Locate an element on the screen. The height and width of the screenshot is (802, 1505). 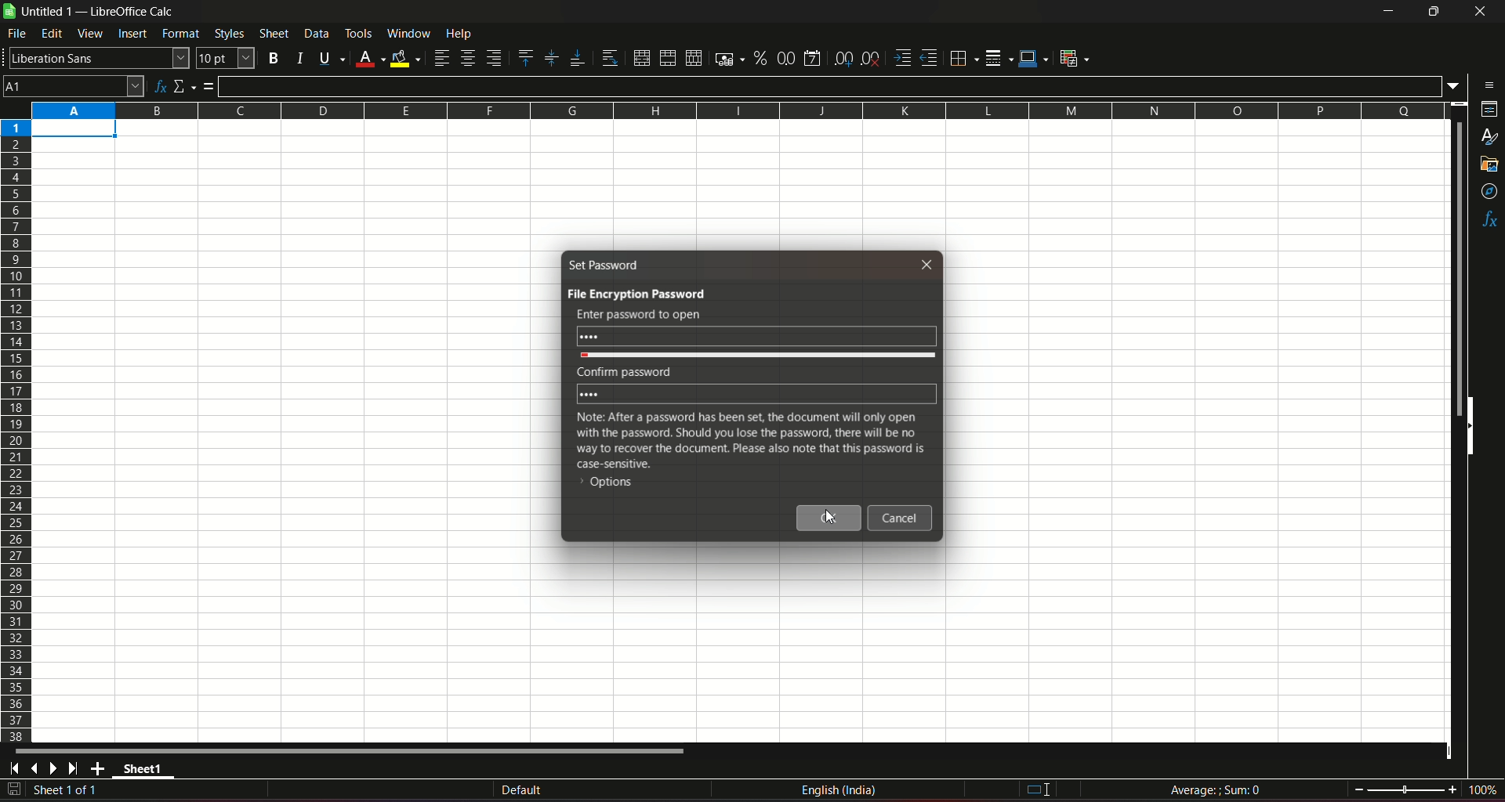
merge cells is located at coordinates (668, 56).